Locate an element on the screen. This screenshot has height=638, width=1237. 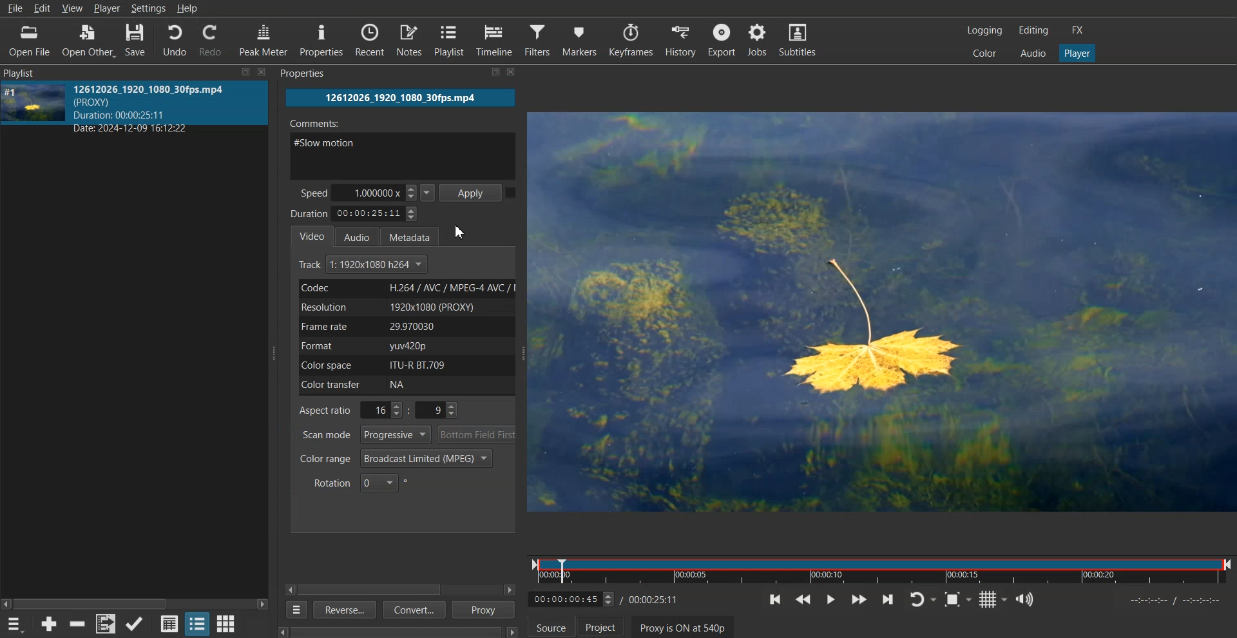
Logging is located at coordinates (985, 30).